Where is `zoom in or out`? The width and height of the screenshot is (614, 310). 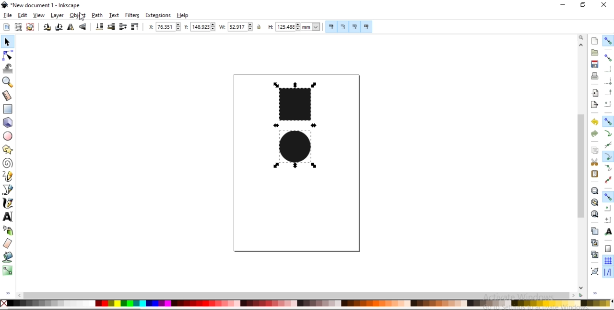 zoom in or out is located at coordinates (7, 83).